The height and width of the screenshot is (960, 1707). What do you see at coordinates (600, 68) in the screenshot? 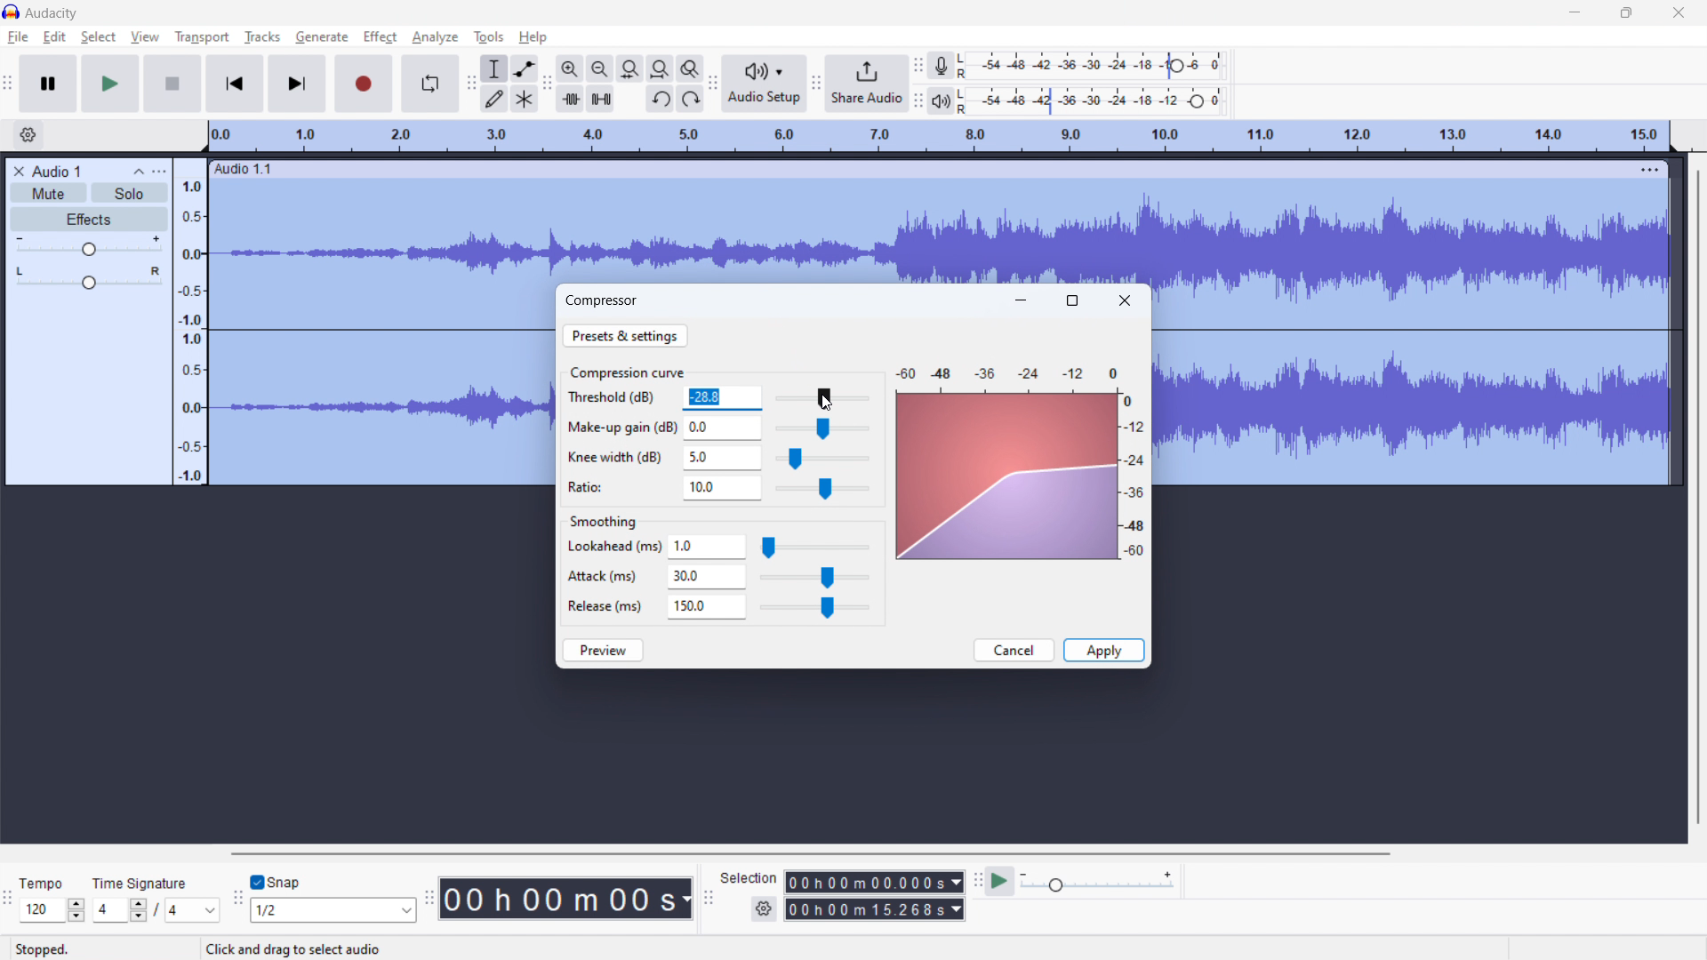
I see `zoom out` at bounding box center [600, 68].